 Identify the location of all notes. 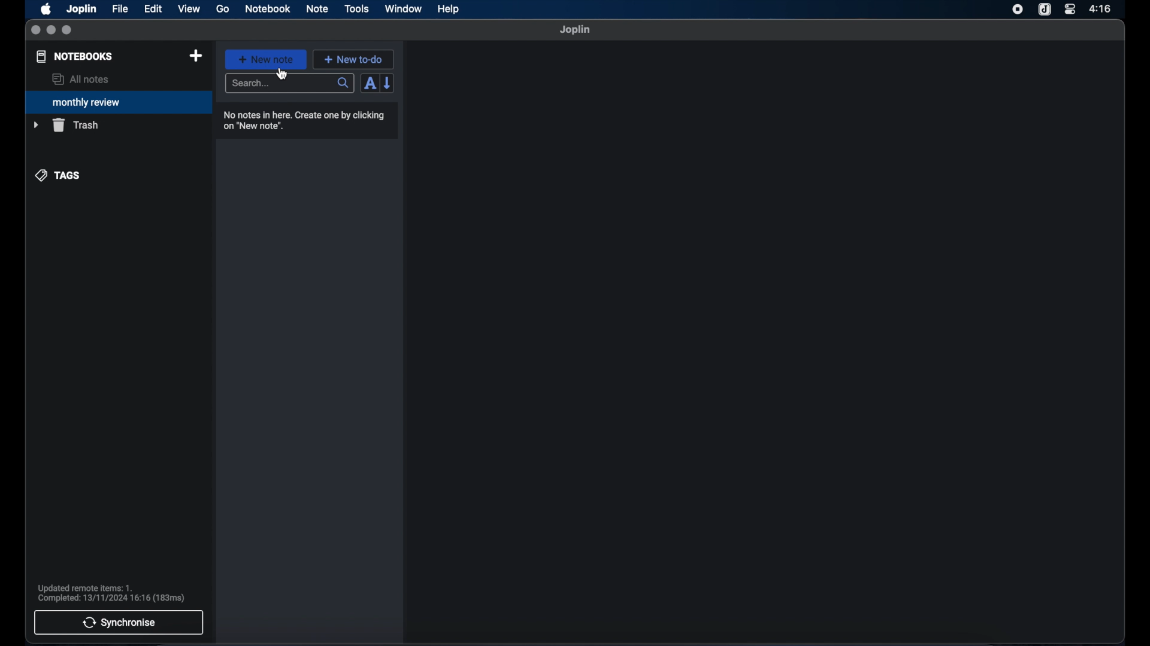
(80, 79).